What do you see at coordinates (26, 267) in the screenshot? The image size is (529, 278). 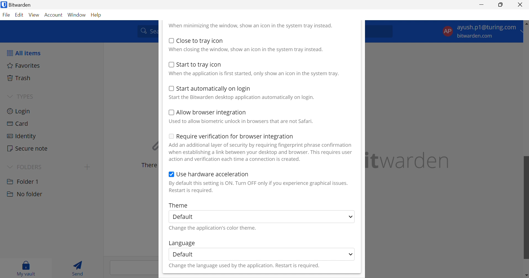 I see `My vault` at bounding box center [26, 267].